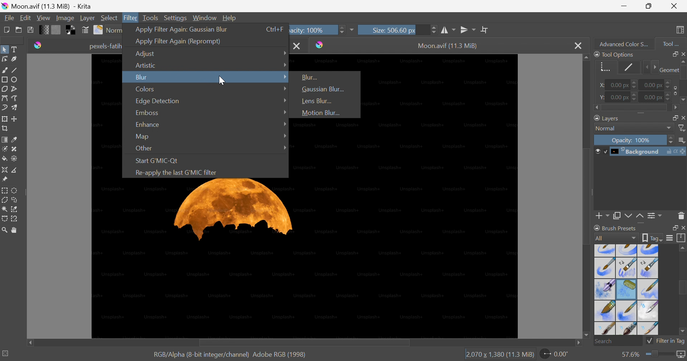 This screenshot has width=687, height=361. What do you see at coordinates (601, 97) in the screenshot?
I see `y:` at bounding box center [601, 97].